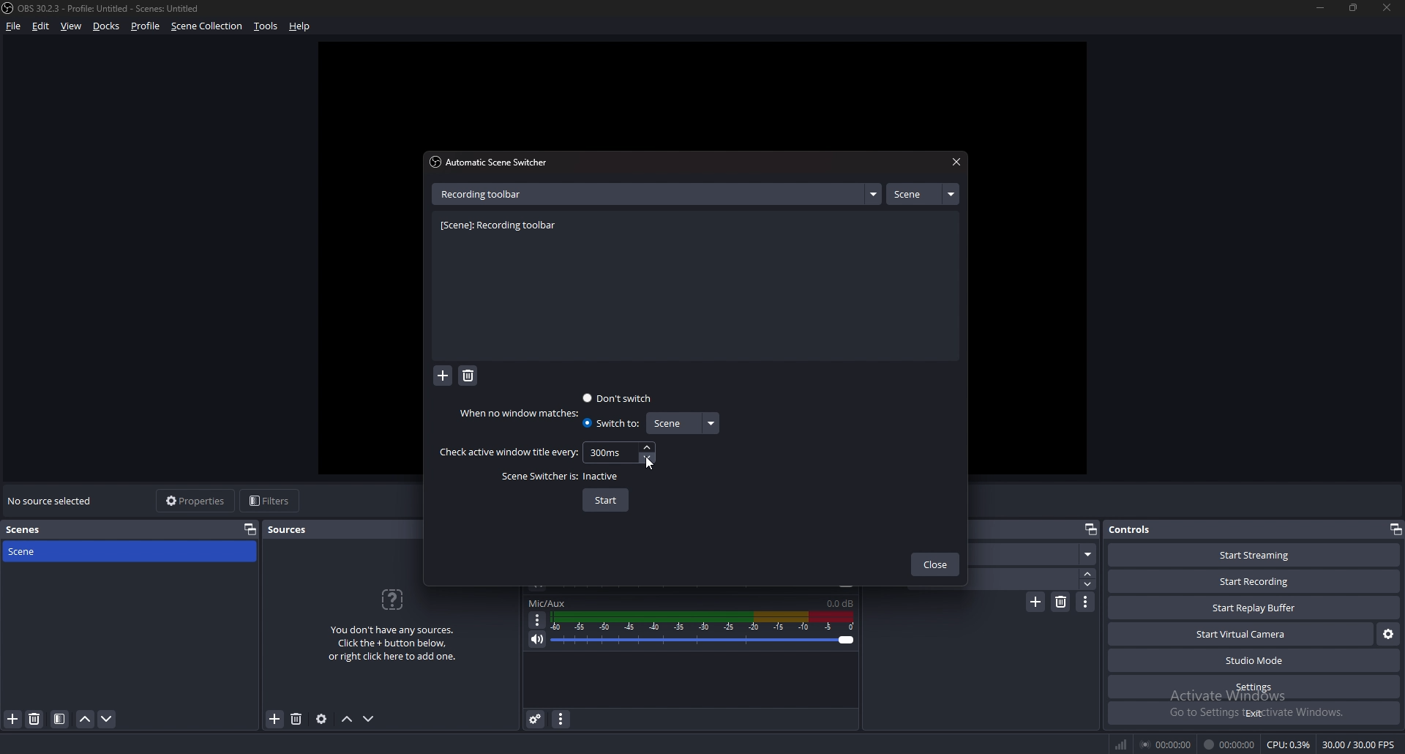  Describe the element at coordinates (1289, 744) in the screenshot. I see `cpu` at that location.